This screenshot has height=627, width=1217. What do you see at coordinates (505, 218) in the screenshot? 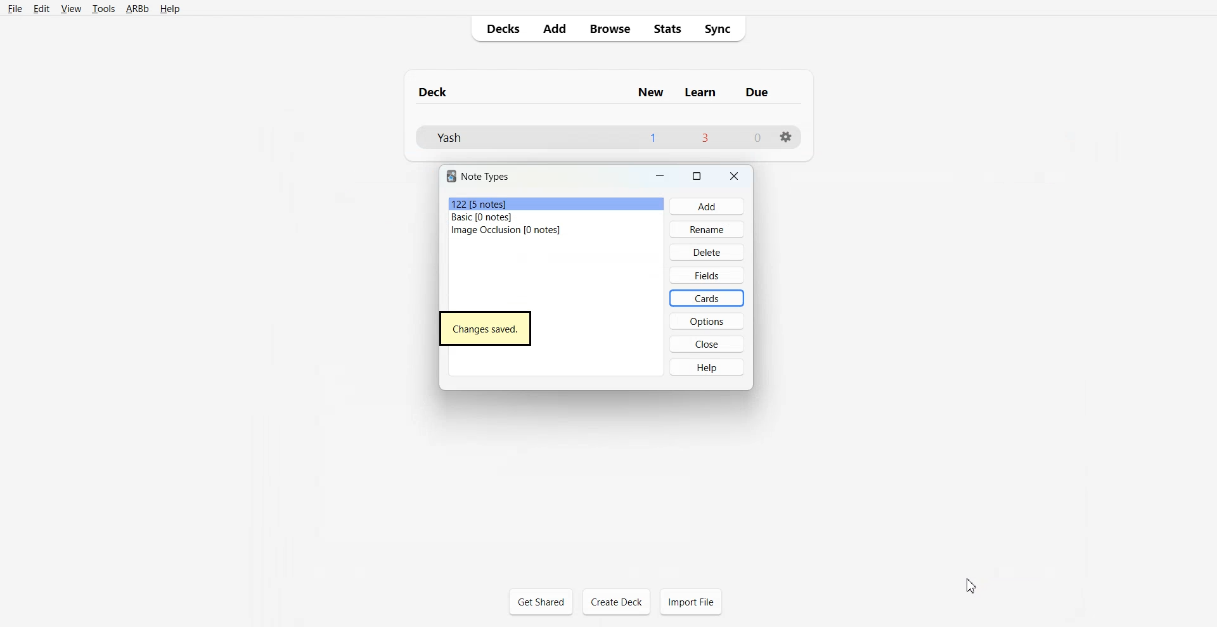
I see `note details` at bounding box center [505, 218].